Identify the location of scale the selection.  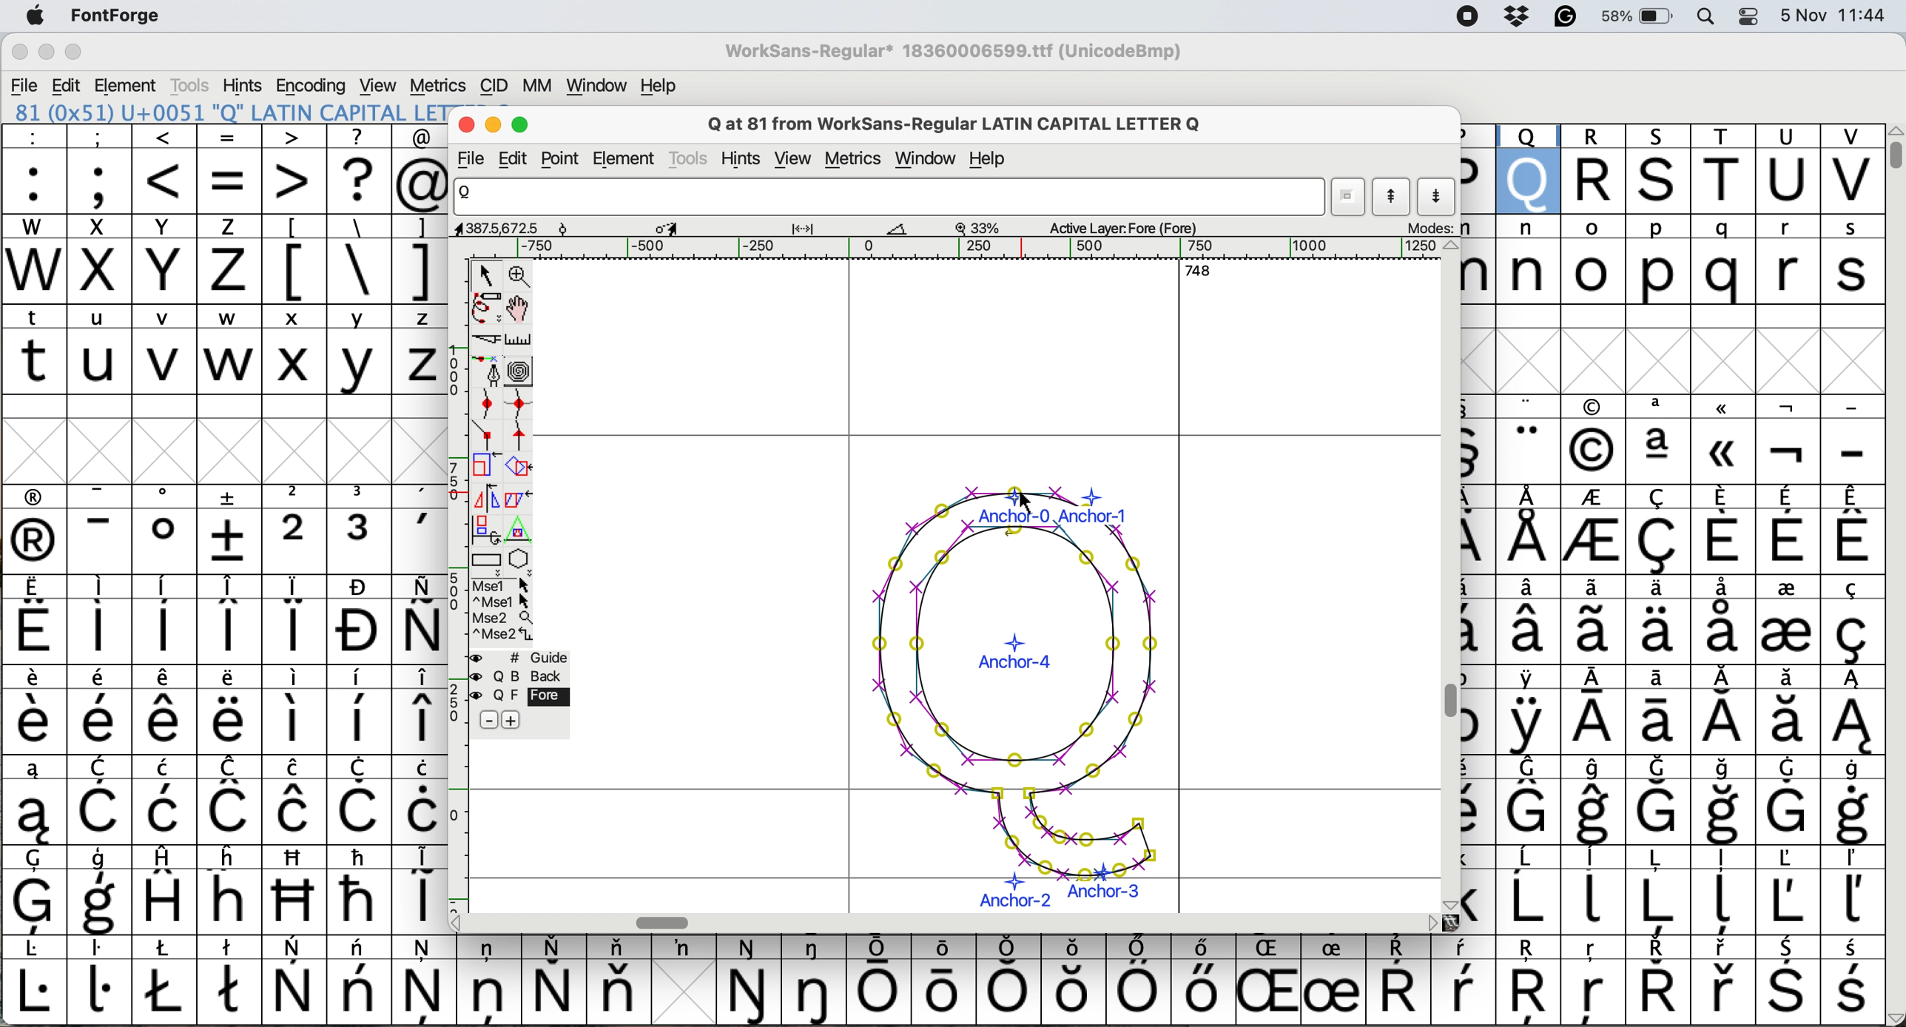
(482, 468).